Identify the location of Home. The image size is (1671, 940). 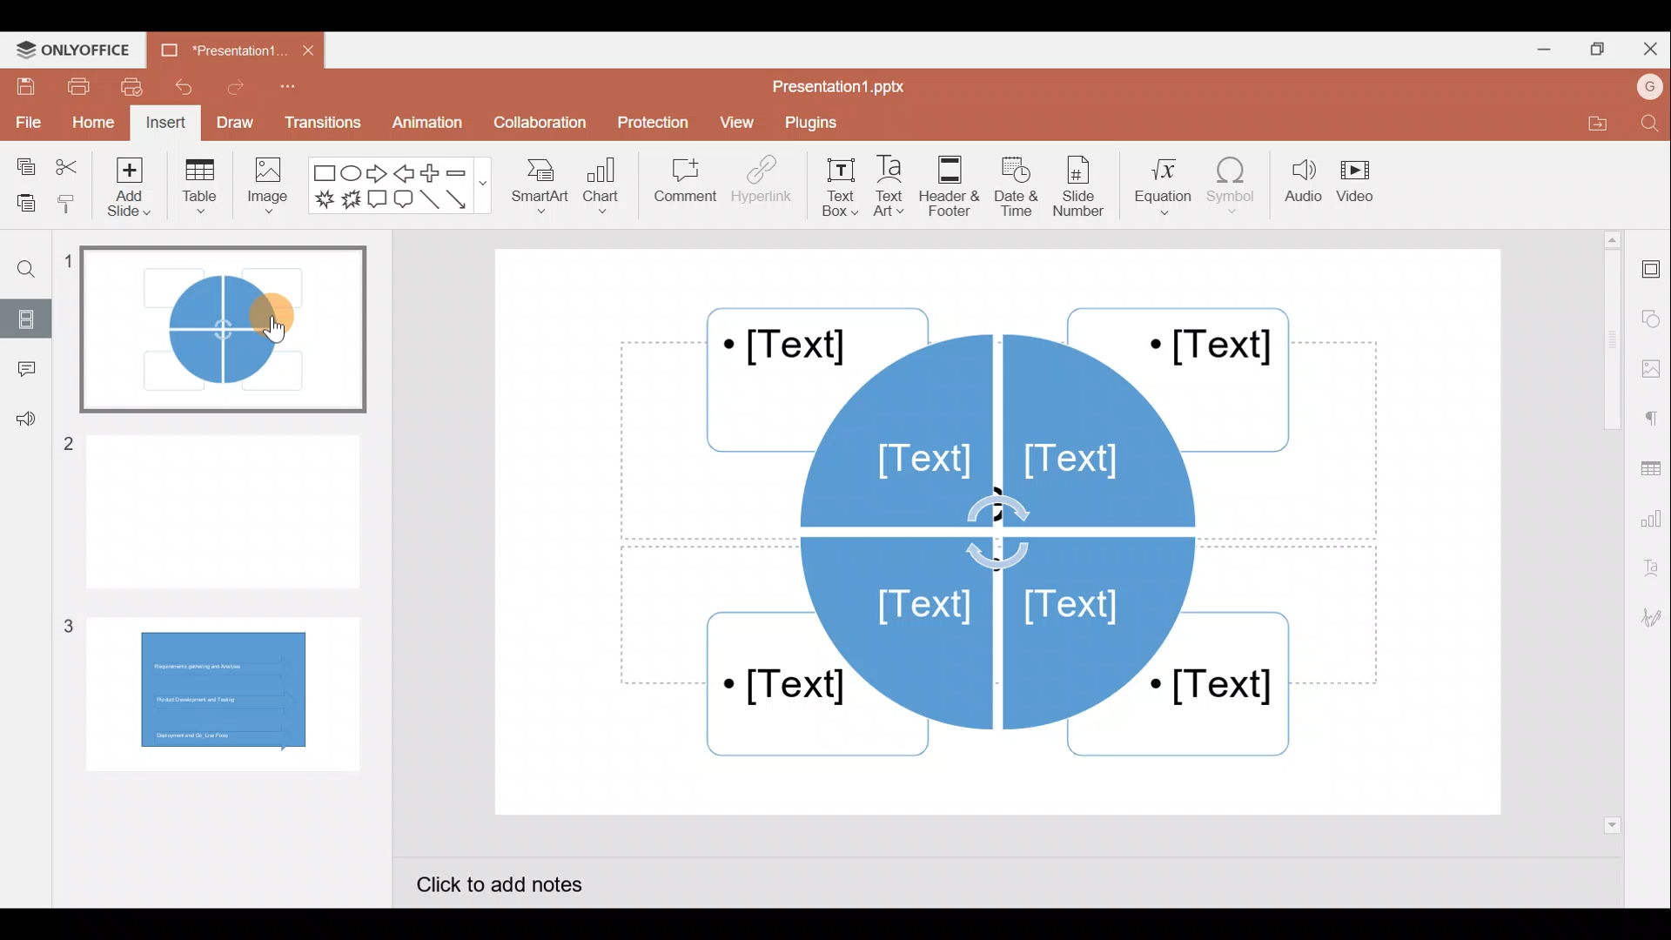
(92, 124).